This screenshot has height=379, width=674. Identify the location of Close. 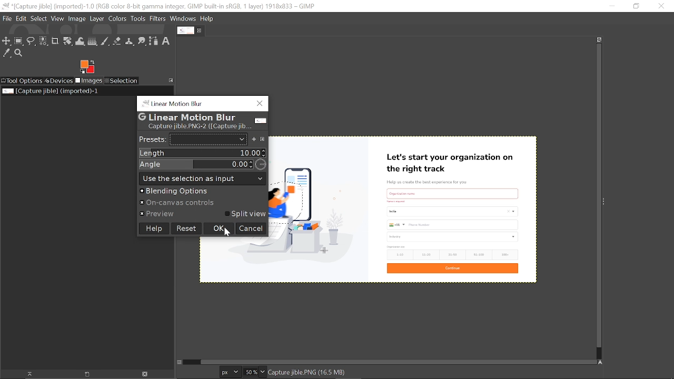
(259, 105).